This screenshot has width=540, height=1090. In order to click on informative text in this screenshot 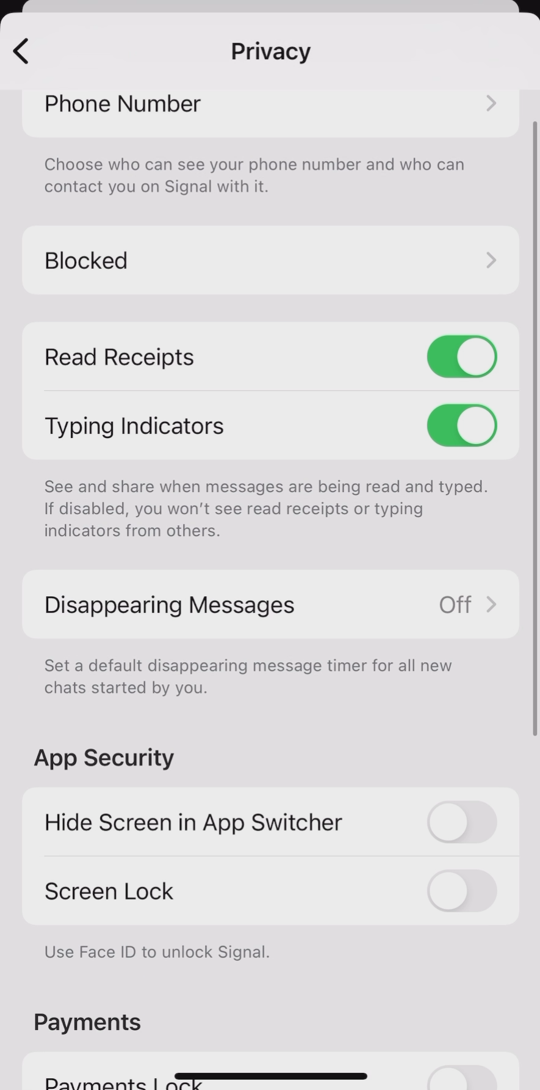, I will do `click(250, 679)`.